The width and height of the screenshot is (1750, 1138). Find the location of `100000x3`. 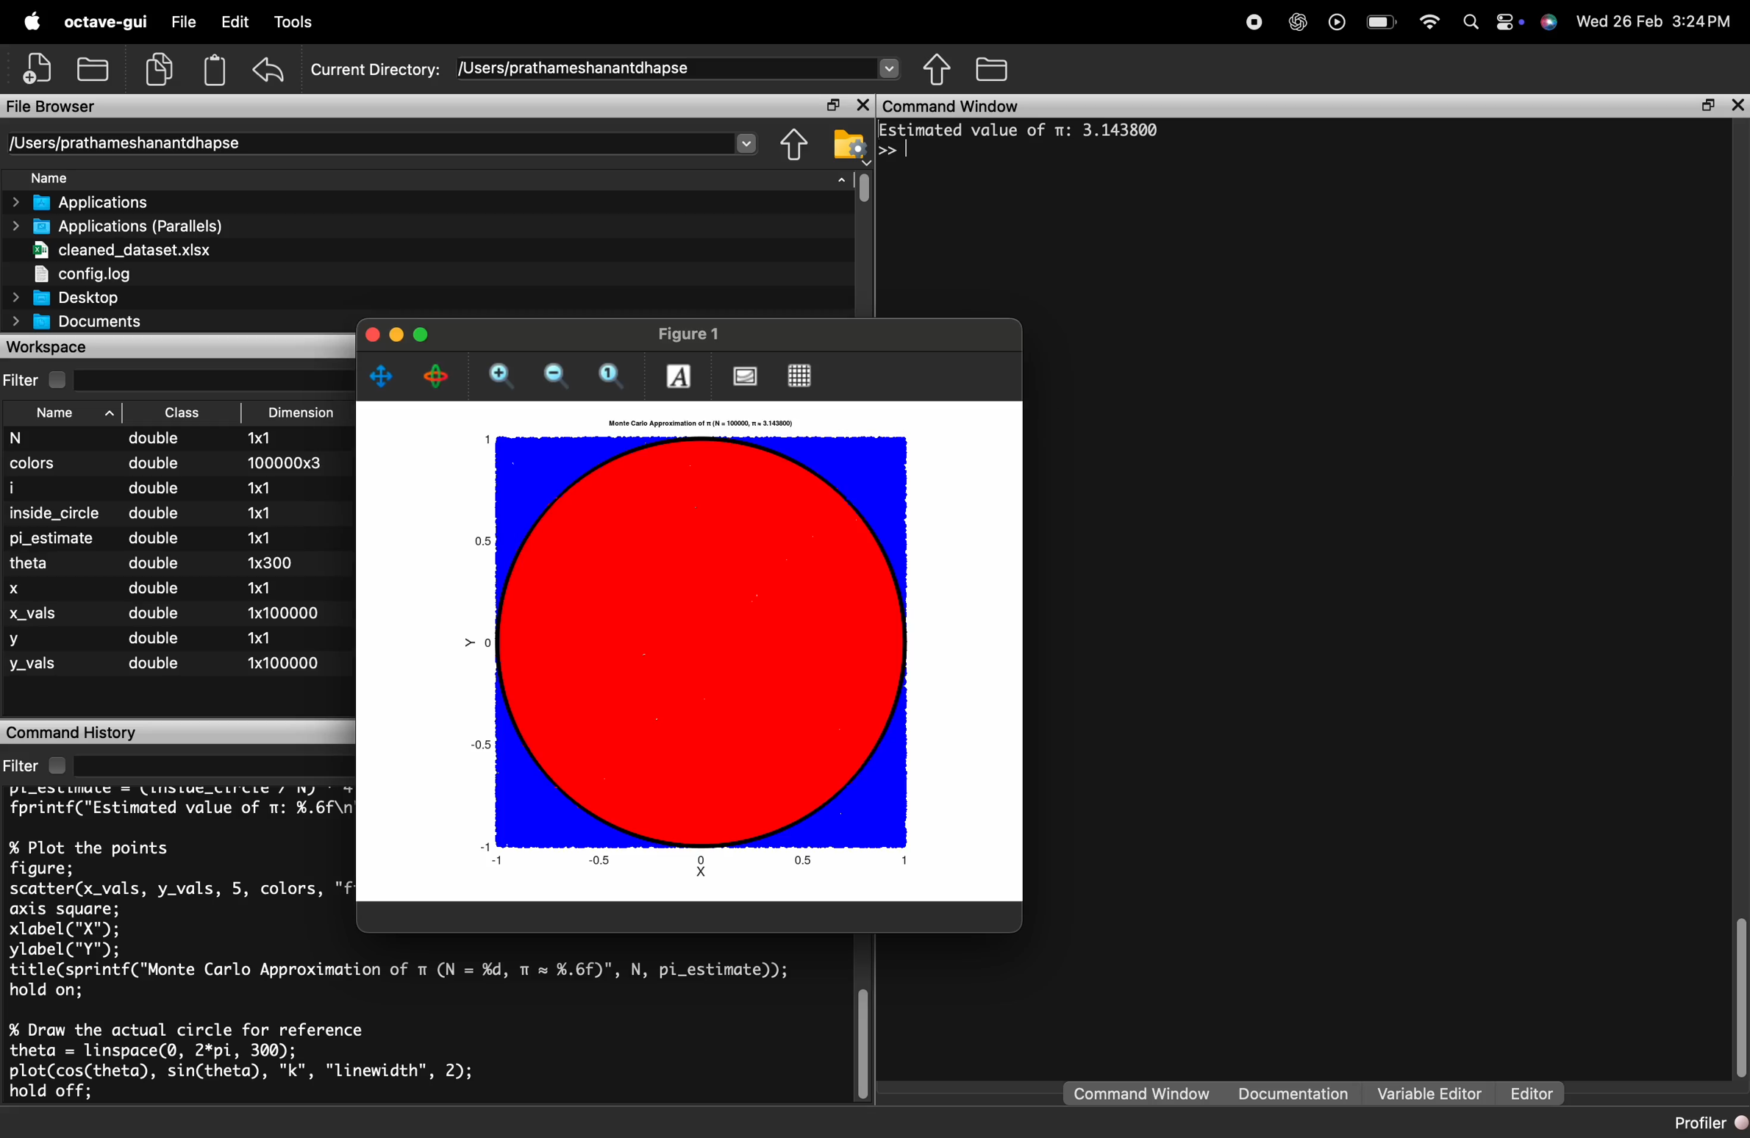

100000x3 is located at coordinates (276, 462).